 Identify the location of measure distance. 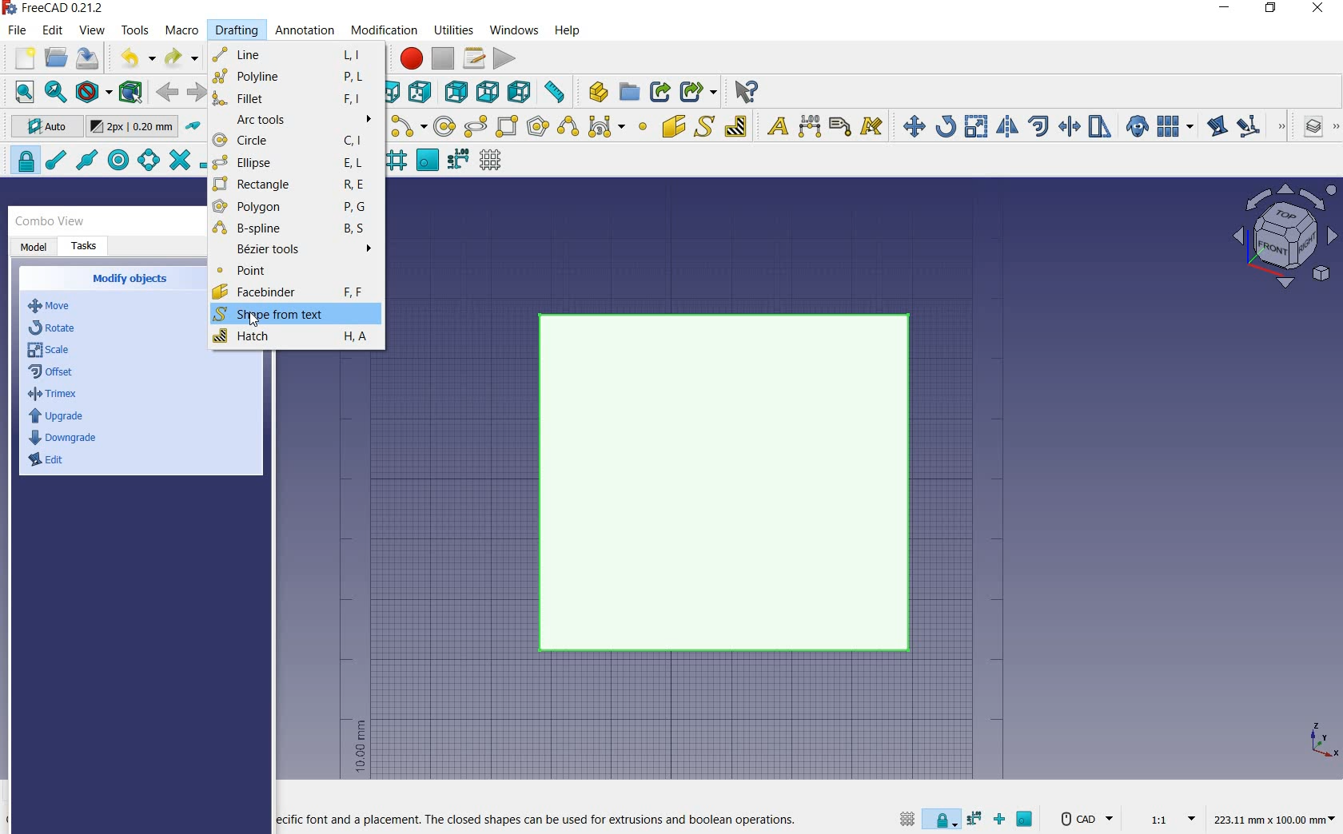
(556, 92).